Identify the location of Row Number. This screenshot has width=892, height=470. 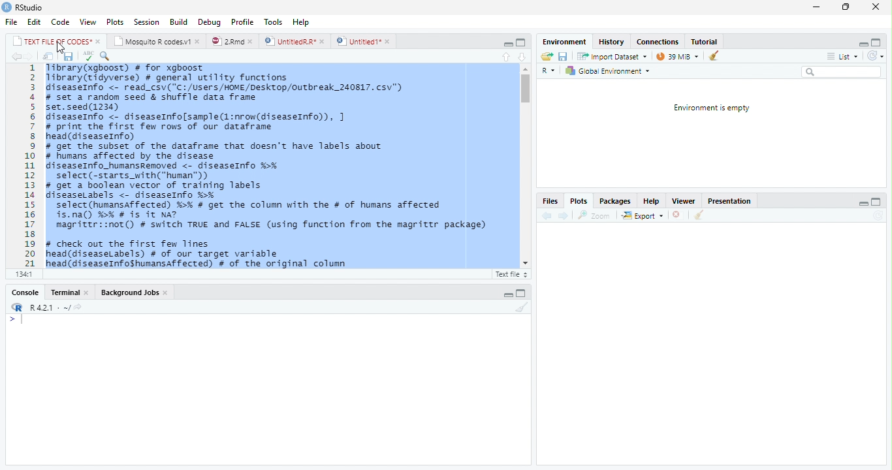
(25, 166).